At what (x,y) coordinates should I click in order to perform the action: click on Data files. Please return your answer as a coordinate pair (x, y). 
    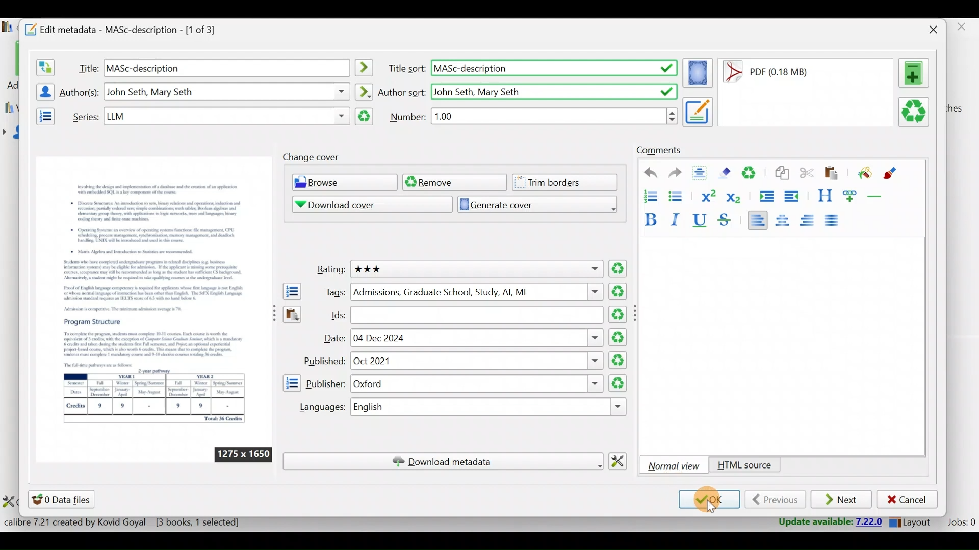
    Looking at the image, I should click on (63, 499).